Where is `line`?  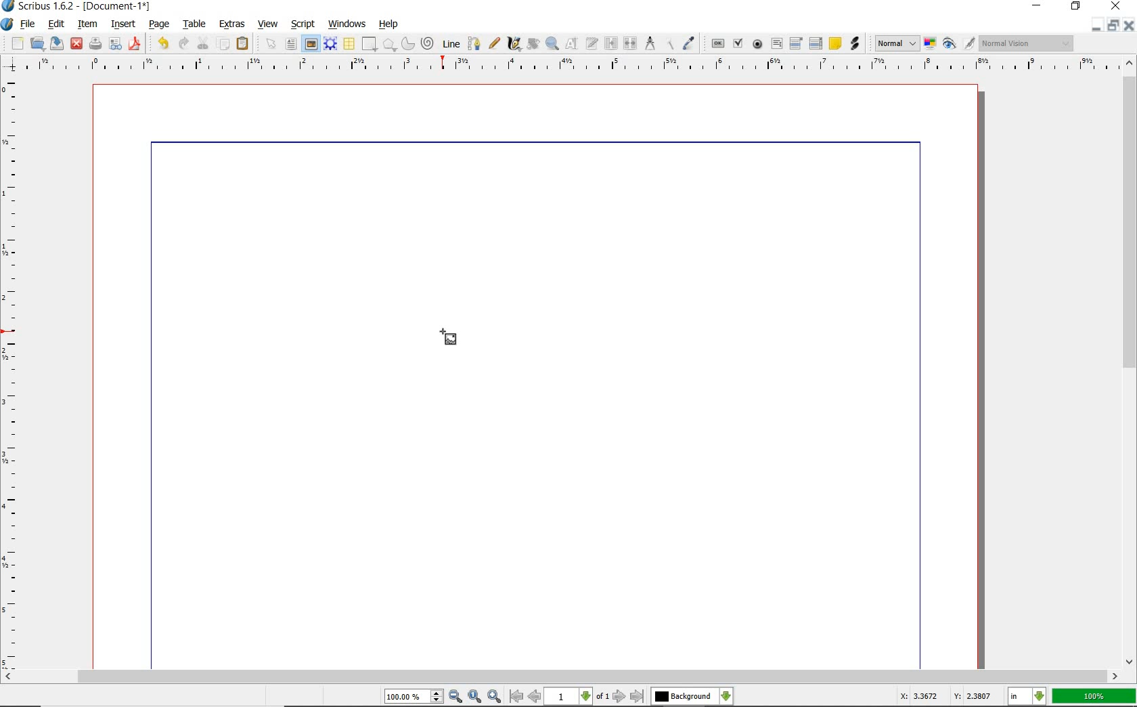 line is located at coordinates (451, 43).